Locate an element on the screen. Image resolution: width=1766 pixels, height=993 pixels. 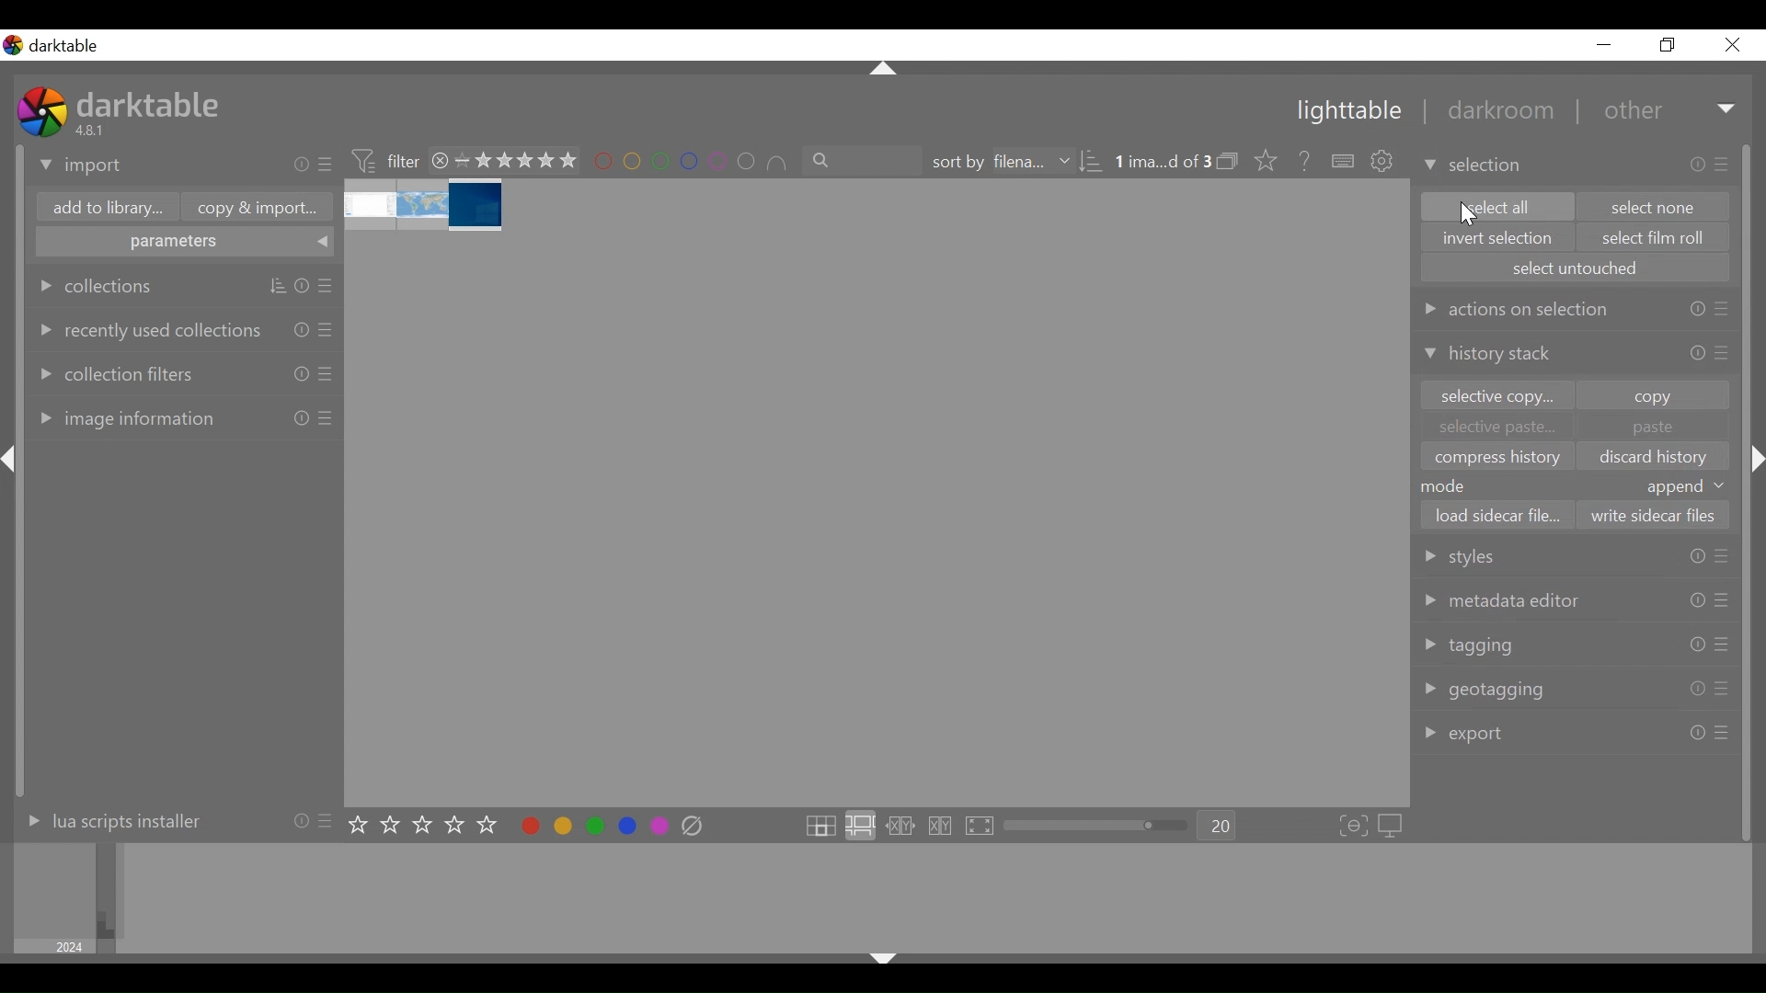
presets is located at coordinates (1724, 353).